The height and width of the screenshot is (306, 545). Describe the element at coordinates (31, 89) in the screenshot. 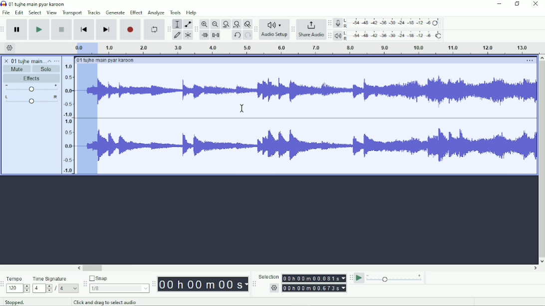

I see `Volume` at that location.